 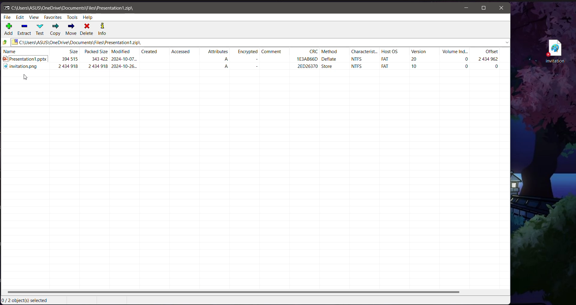 I want to click on Host OS, so click(x=394, y=51).